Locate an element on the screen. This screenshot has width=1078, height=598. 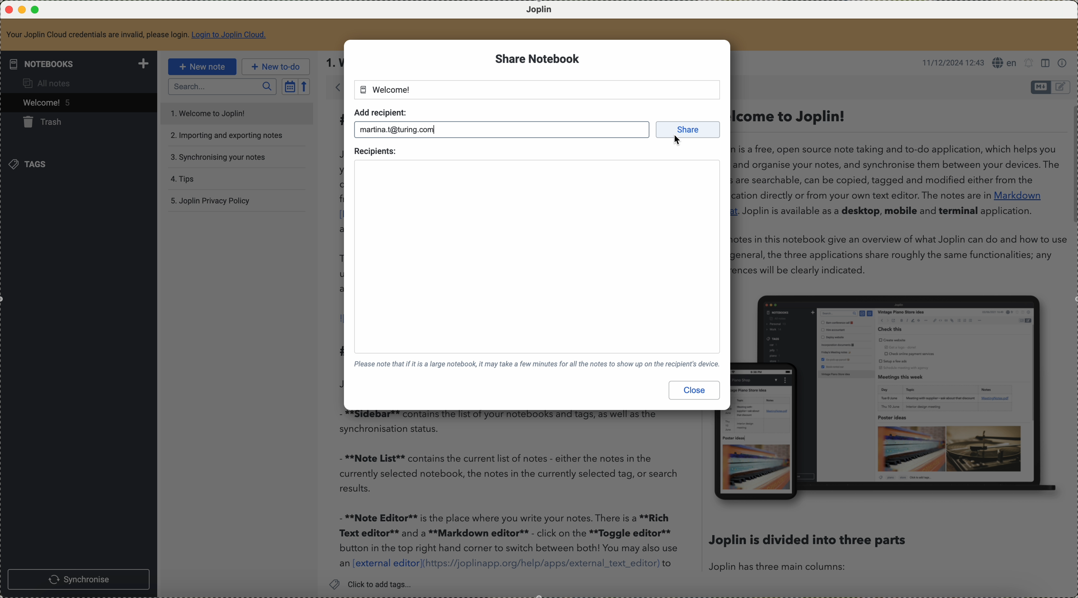
toggle editor is located at coordinates (1062, 87).